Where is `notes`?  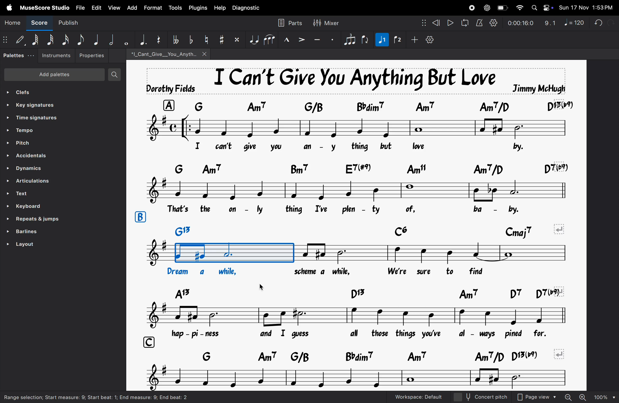 notes is located at coordinates (353, 316).